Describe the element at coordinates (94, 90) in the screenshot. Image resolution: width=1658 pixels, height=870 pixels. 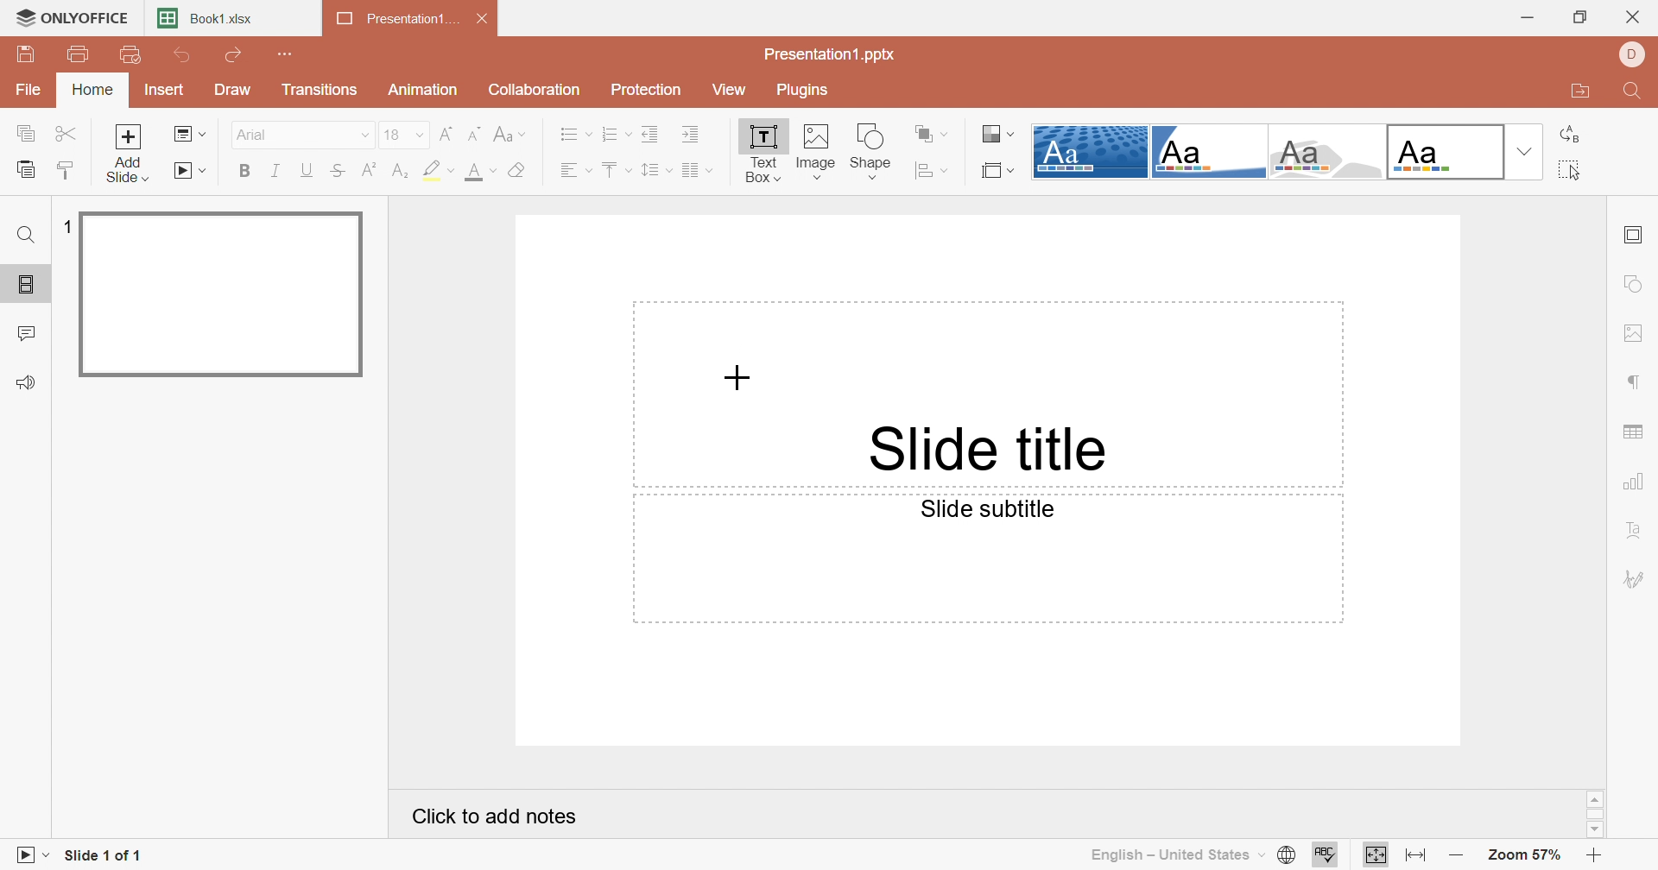
I see `Home` at that location.